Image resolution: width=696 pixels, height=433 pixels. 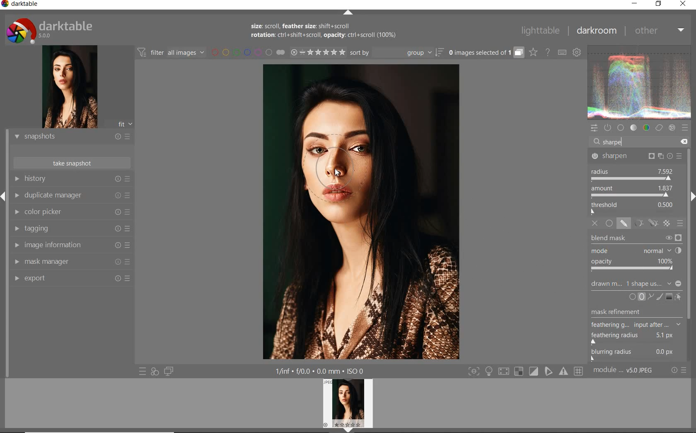 What do you see at coordinates (317, 53) in the screenshot?
I see `range rating of selected images` at bounding box center [317, 53].